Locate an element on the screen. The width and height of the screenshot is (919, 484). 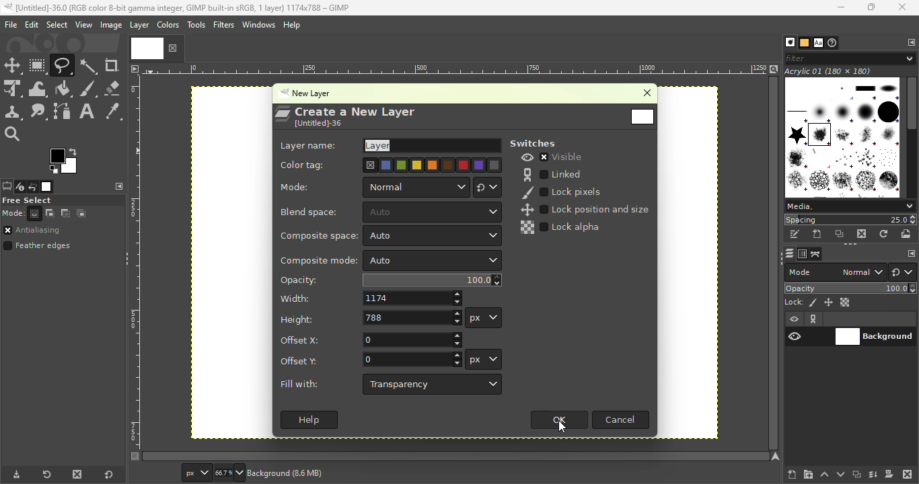
Cancel is located at coordinates (620, 419).